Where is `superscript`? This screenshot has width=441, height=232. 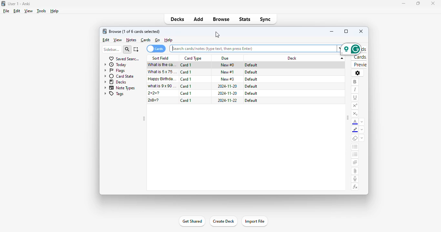
superscript is located at coordinates (355, 106).